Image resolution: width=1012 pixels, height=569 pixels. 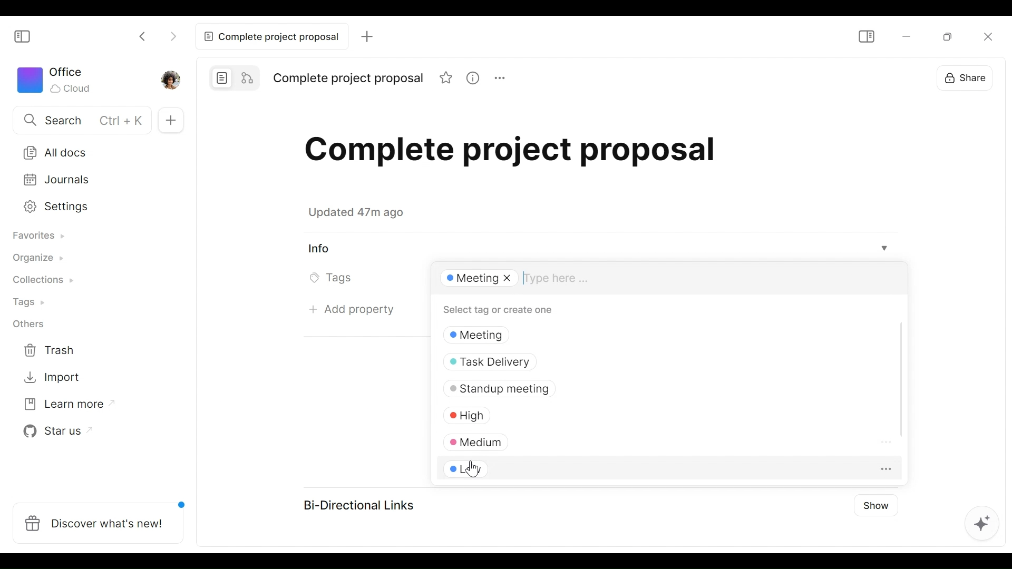 I want to click on Click to go forward, so click(x=173, y=35).